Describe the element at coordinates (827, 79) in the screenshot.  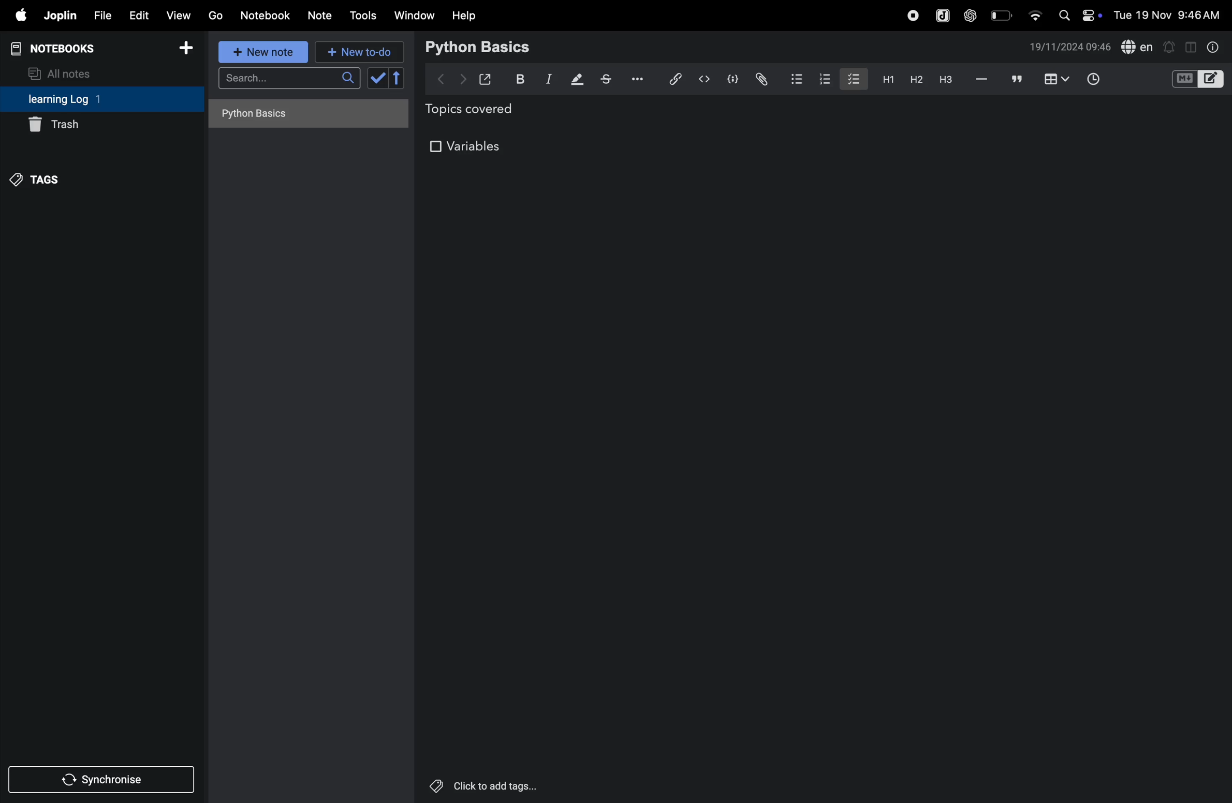
I see `numbered list` at that location.